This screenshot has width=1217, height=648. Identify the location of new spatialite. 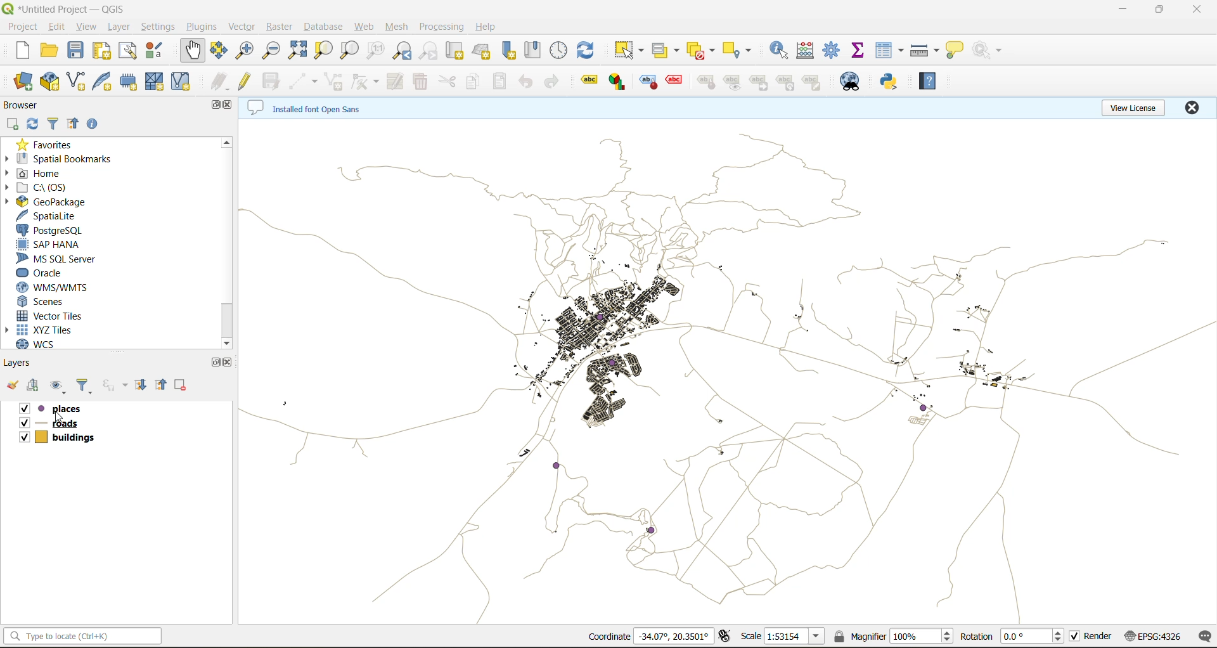
(103, 82).